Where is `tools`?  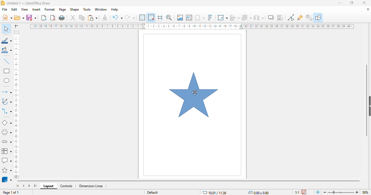 tools is located at coordinates (87, 9).